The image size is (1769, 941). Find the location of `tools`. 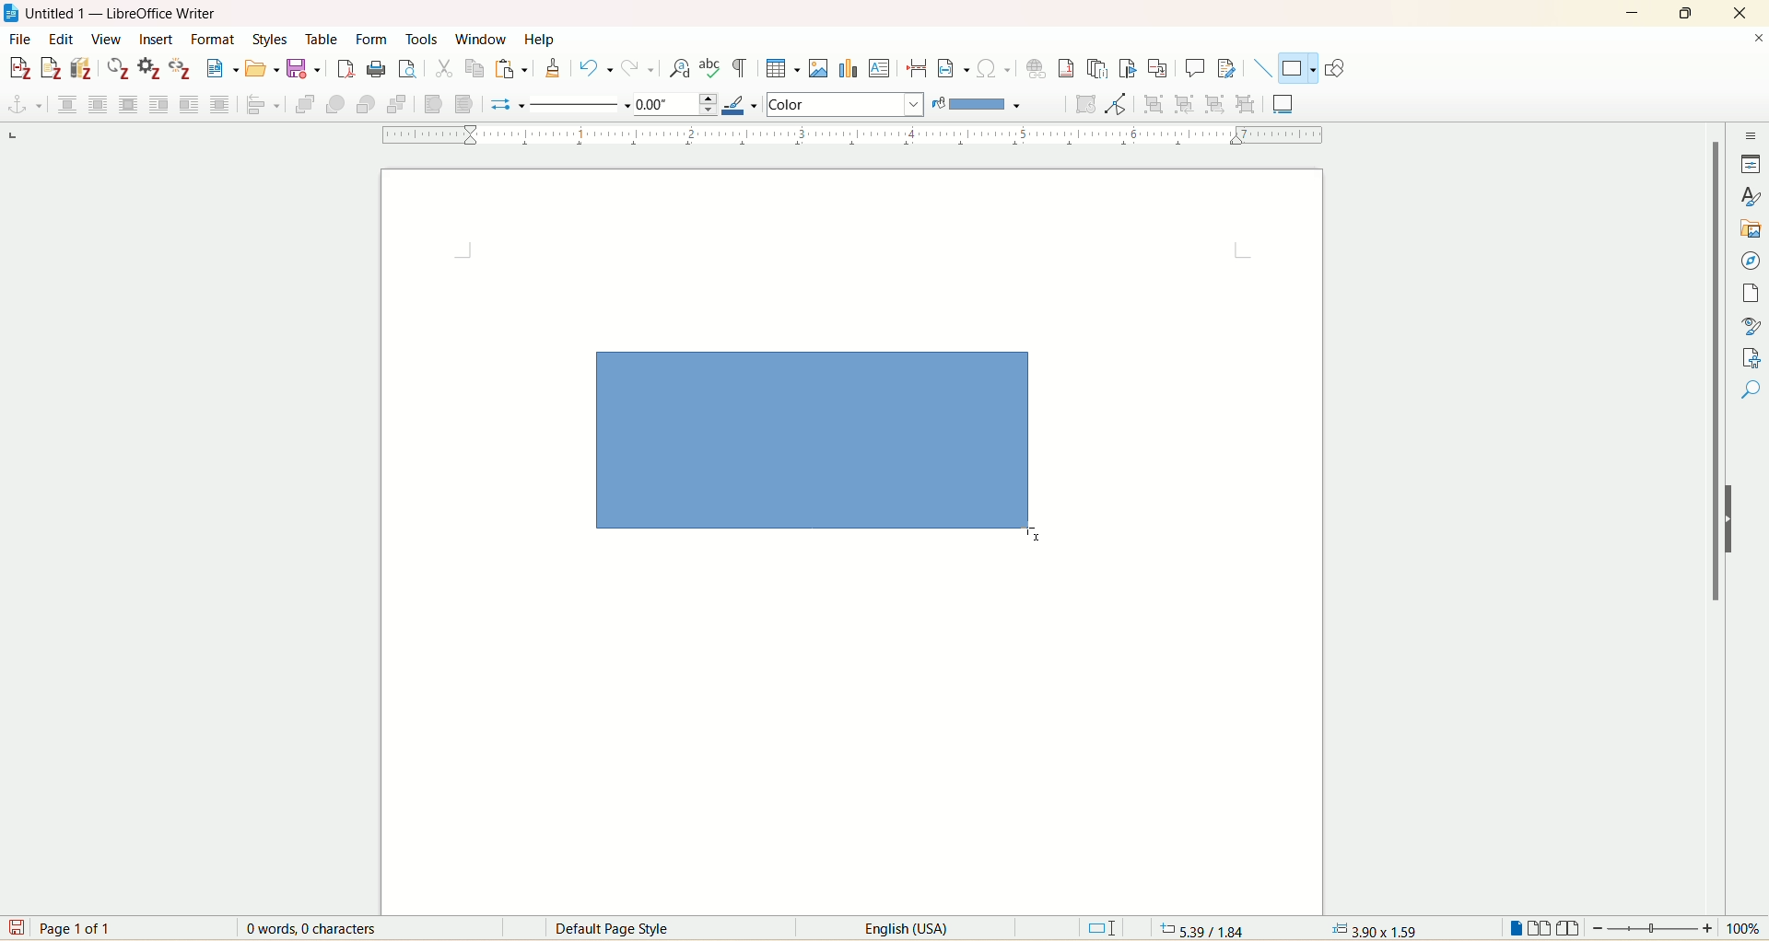

tools is located at coordinates (424, 38).